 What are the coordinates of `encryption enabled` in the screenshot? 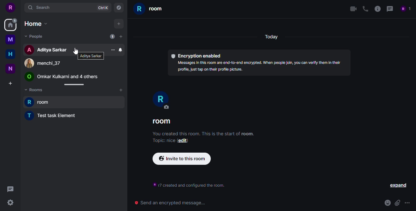 It's located at (196, 56).